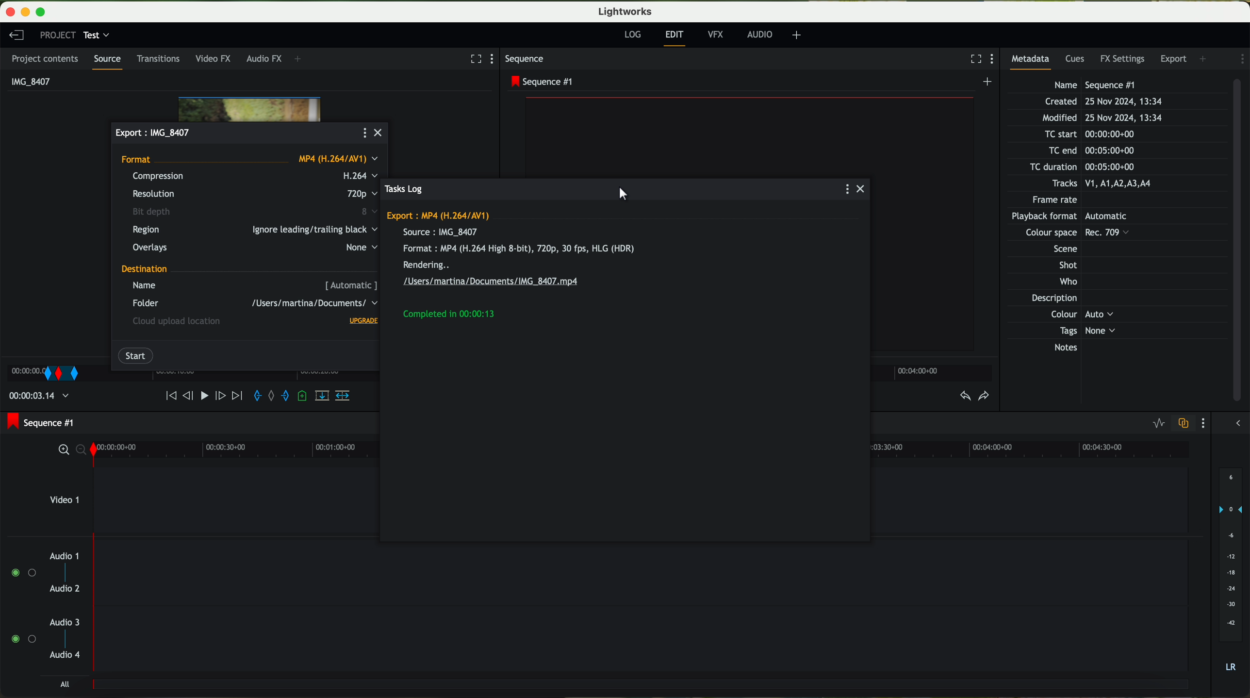 This screenshot has width=1250, height=698. Describe the element at coordinates (99, 373) in the screenshot. I see `transition` at that location.